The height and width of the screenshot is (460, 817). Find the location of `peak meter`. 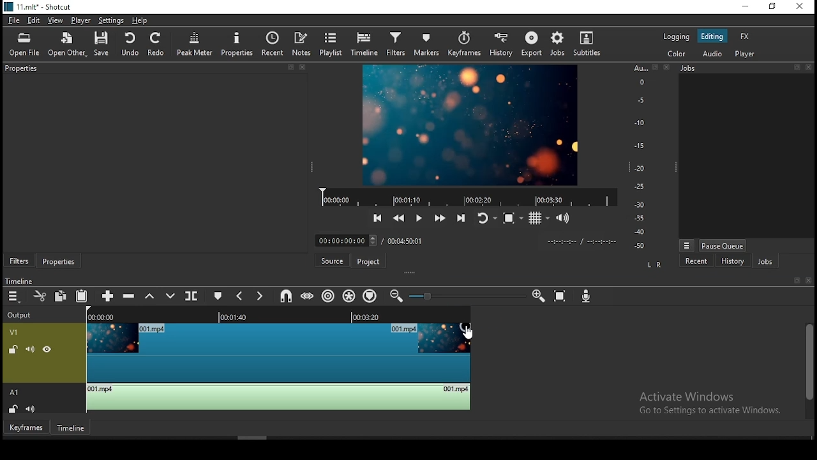

peak meter is located at coordinates (194, 44).